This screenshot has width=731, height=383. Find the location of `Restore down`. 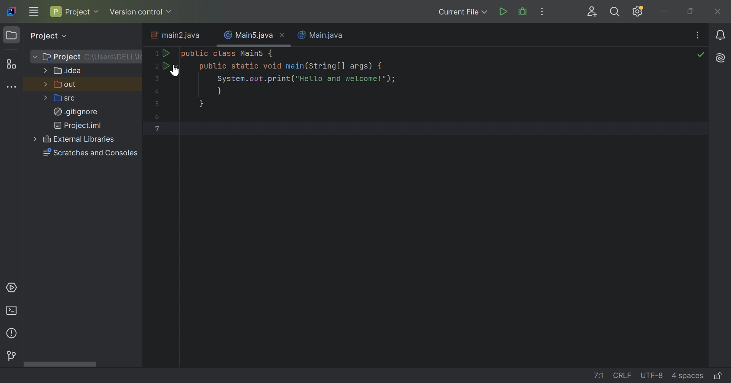

Restore down is located at coordinates (691, 13).